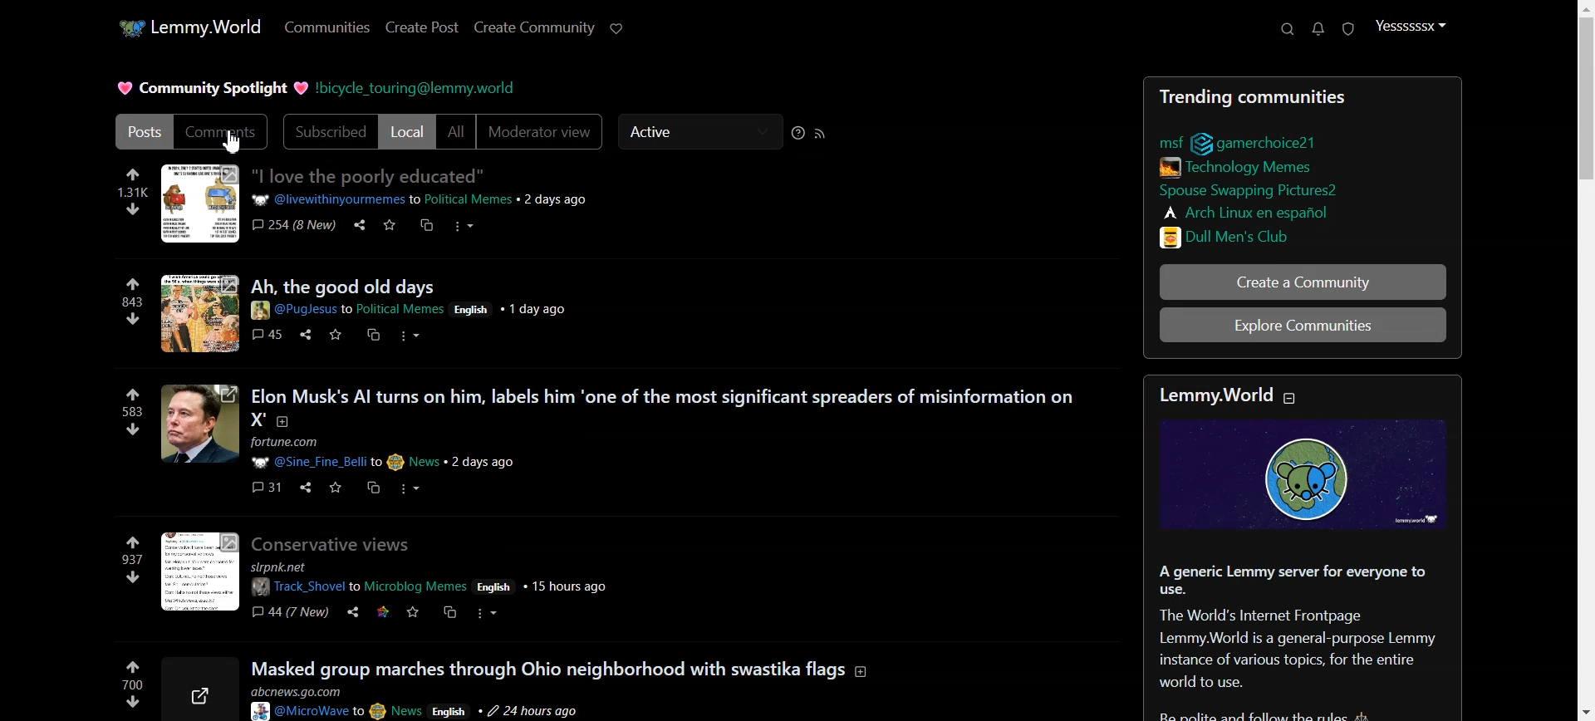  Describe the element at coordinates (290, 611) in the screenshot. I see `` at that location.